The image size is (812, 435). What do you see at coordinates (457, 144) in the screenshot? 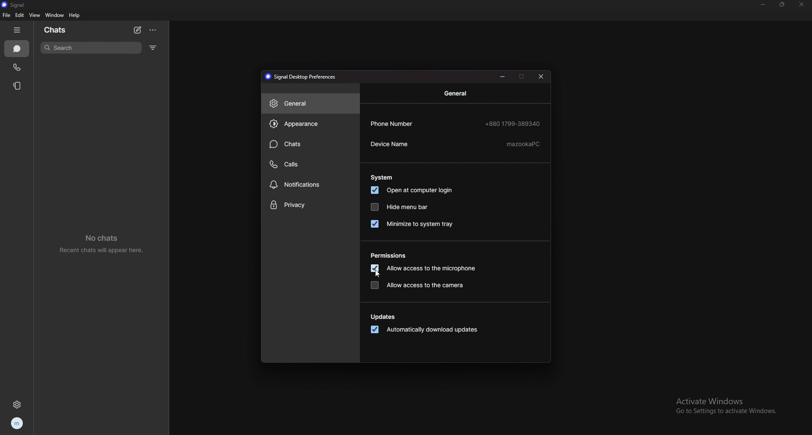
I see `device name` at bounding box center [457, 144].